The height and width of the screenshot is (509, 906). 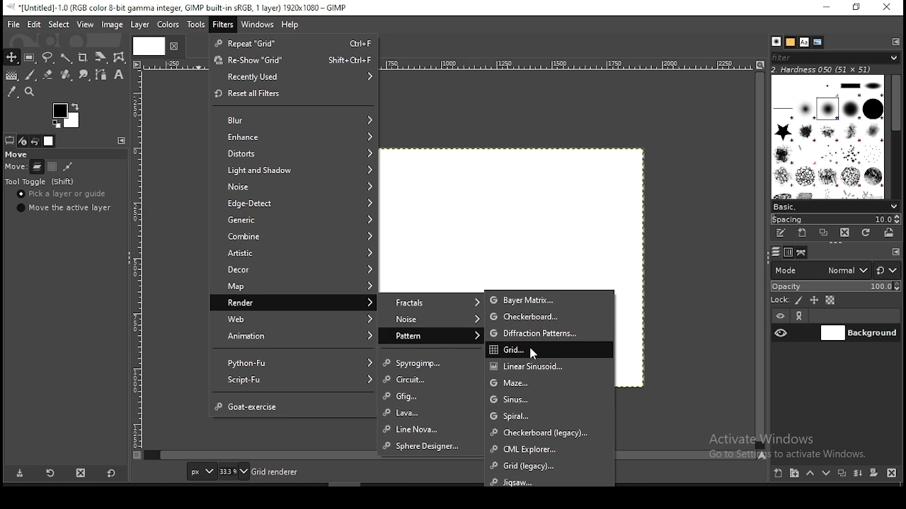 I want to click on document history, so click(x=818, y=42).